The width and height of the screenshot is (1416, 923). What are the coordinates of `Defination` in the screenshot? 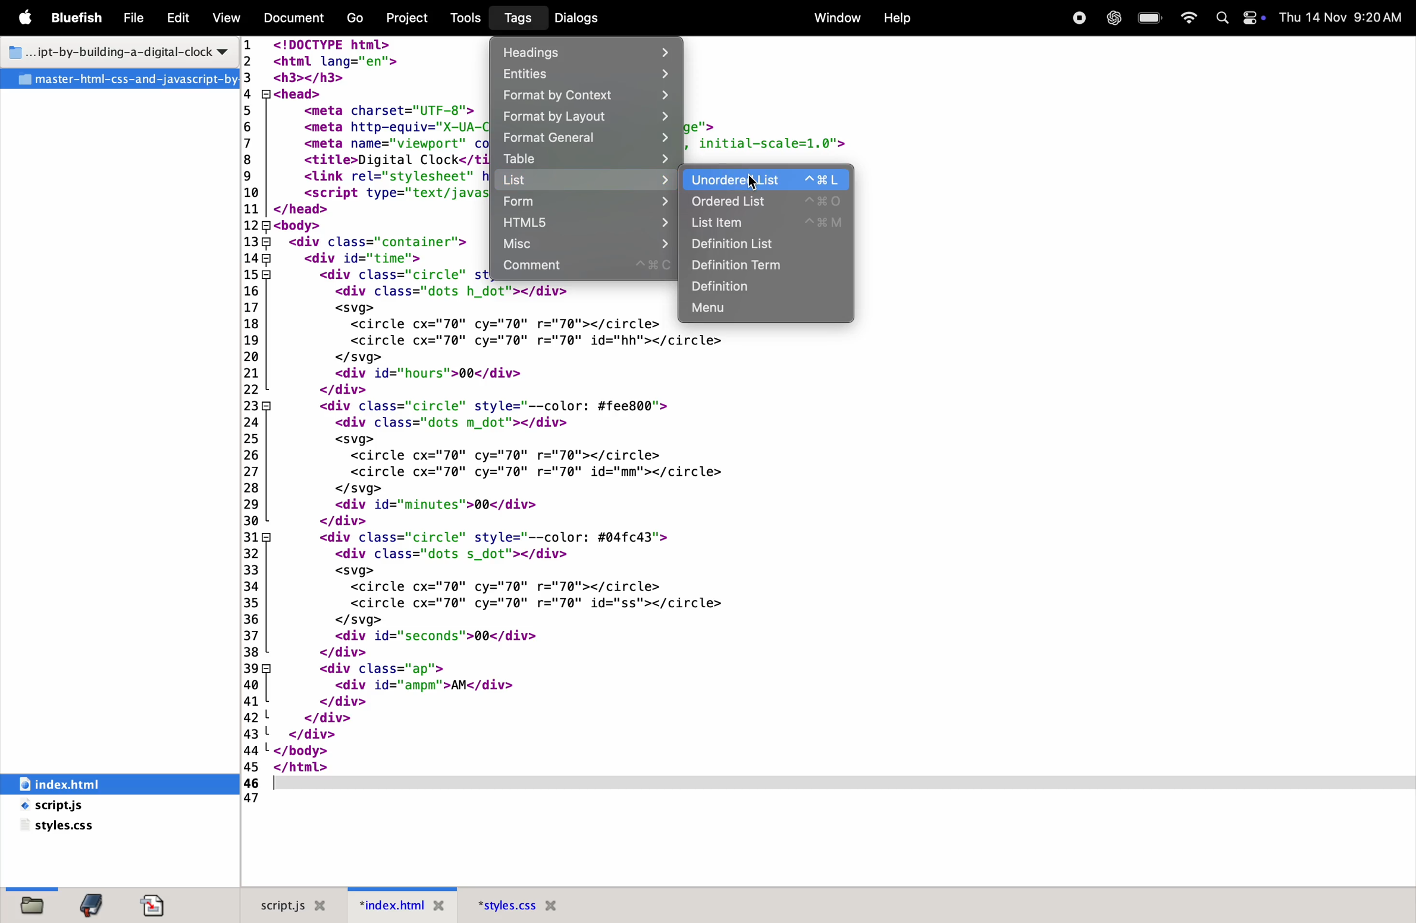 It's located at (767, 245).